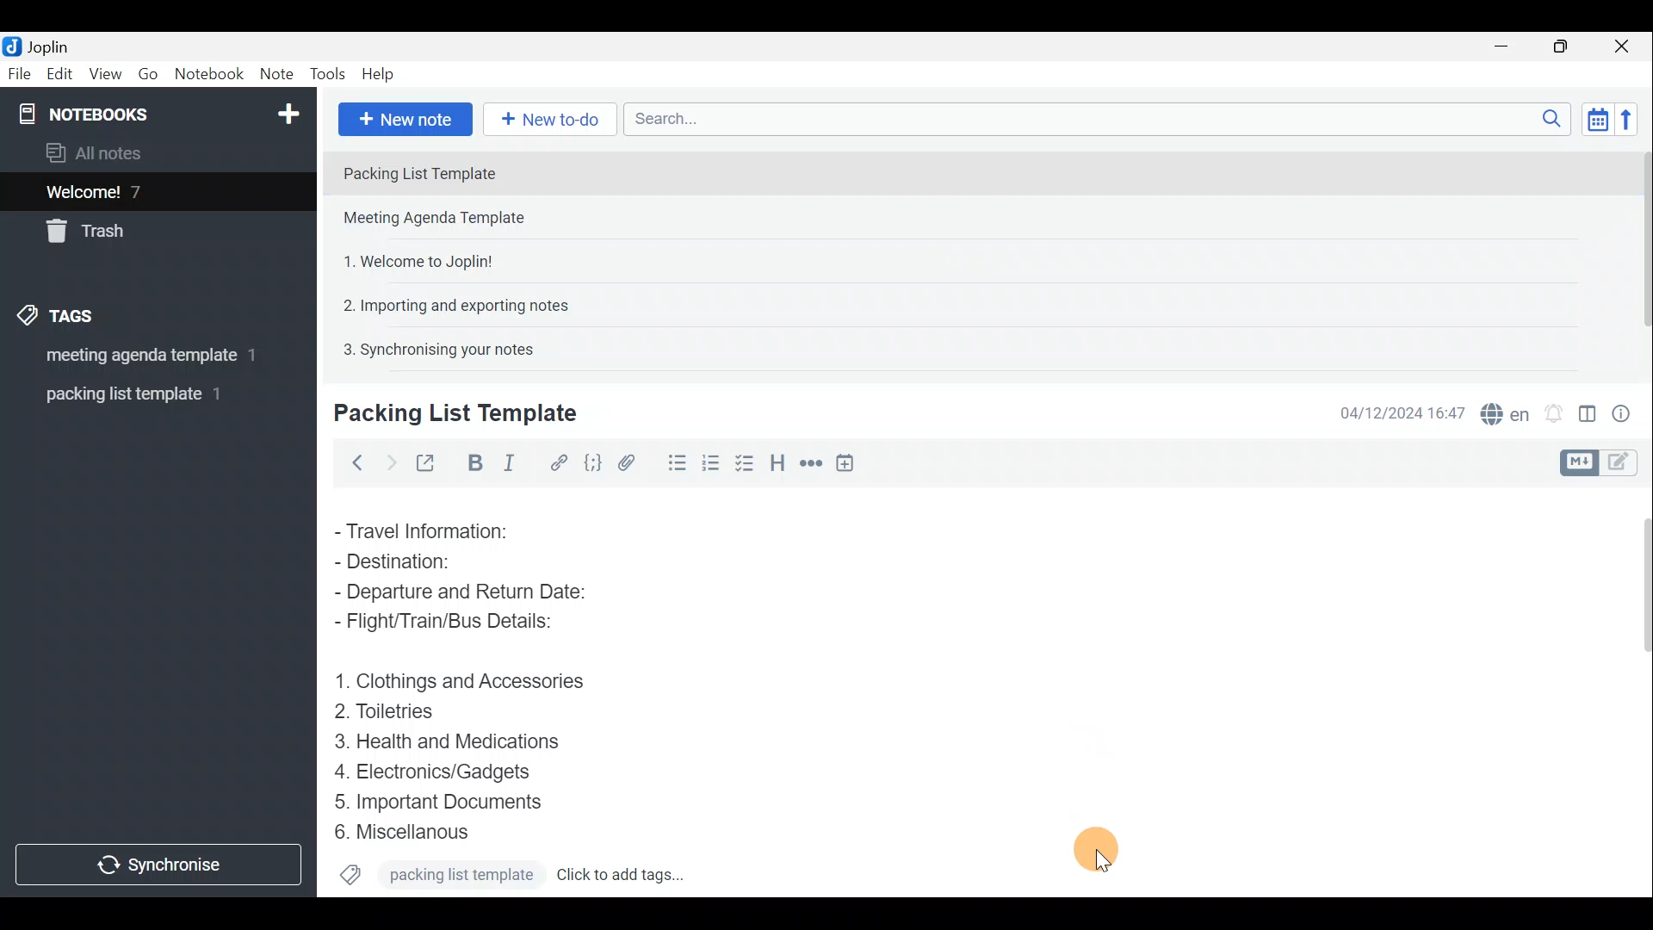  Describe the element at coordinates (92, 234) in the screenshot. I see `Trash` at that location.